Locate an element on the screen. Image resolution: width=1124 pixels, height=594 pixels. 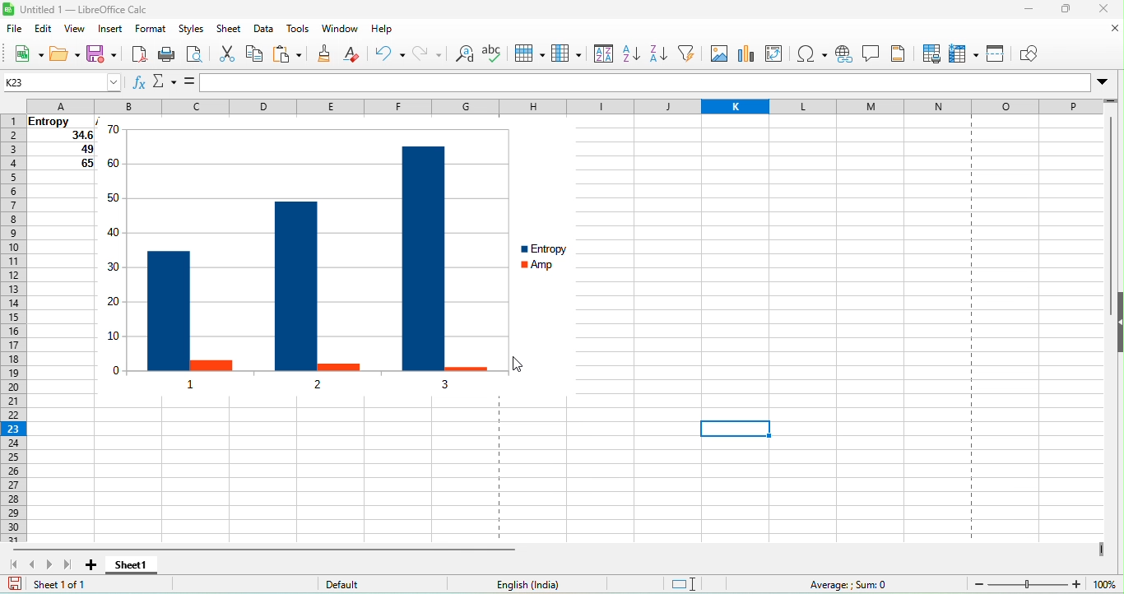
export directly as pdf is located at coordinates (137, 55).